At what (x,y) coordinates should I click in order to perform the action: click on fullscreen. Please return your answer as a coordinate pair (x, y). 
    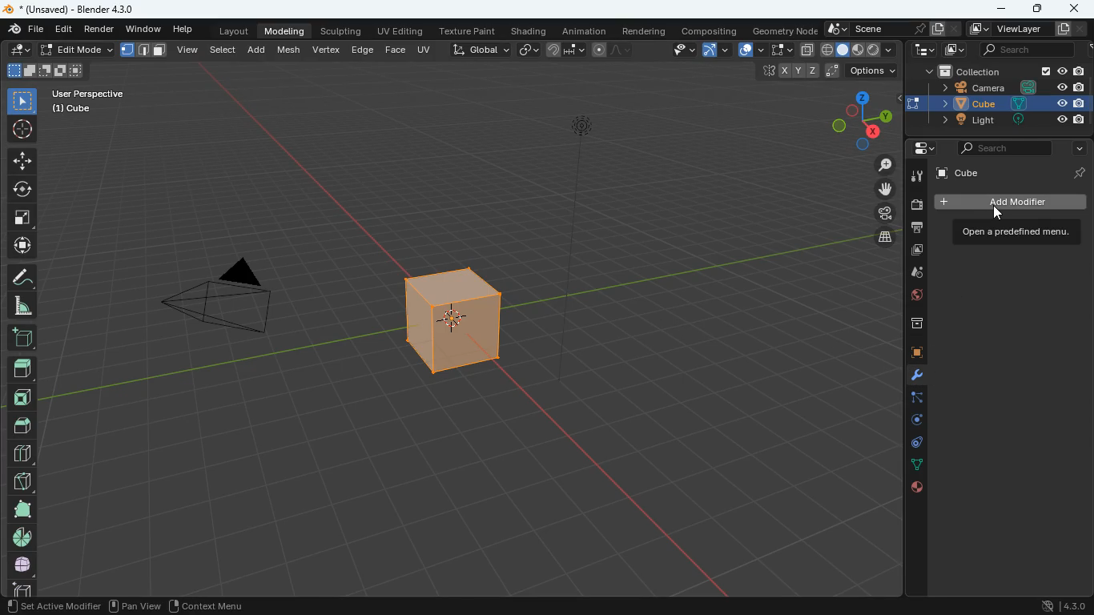
    Looking at the image, I should click on (23, 215).